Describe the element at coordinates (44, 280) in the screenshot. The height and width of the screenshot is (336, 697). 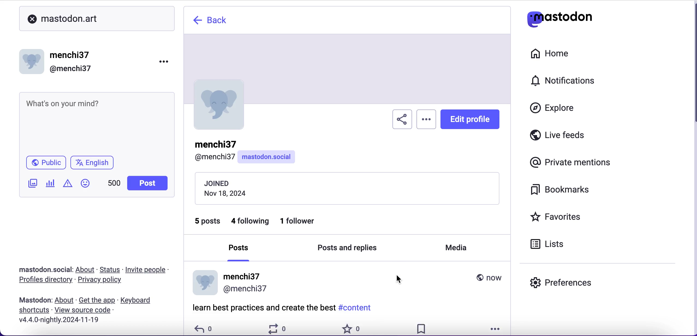
I see `profiles directory` at that location.